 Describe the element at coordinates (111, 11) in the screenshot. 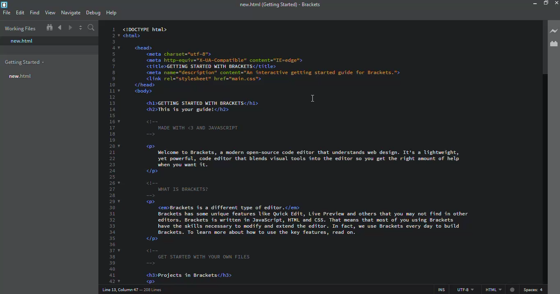

I see `help` at that location.